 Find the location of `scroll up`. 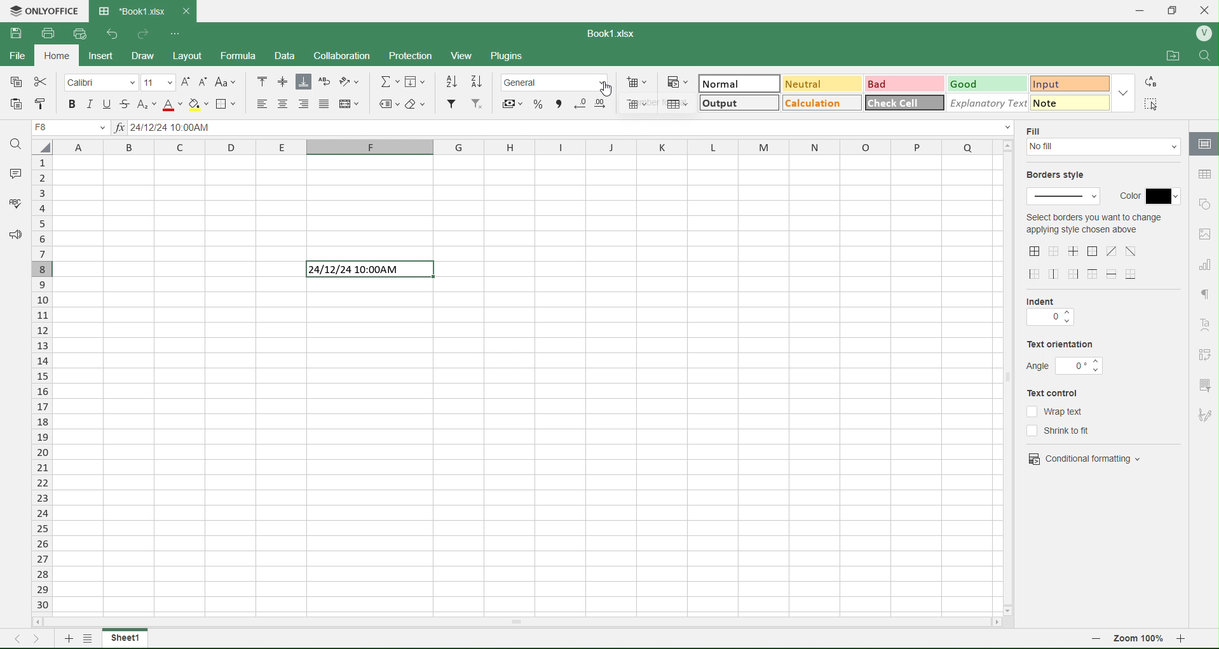

scroll up is located at coordinates (1006, 145).